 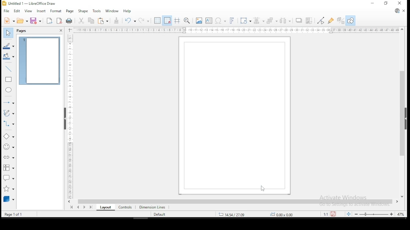 What do you see at coordinates (9, 158) in the screenshot?
I see `block arrows` at bounding box center [9, 158].